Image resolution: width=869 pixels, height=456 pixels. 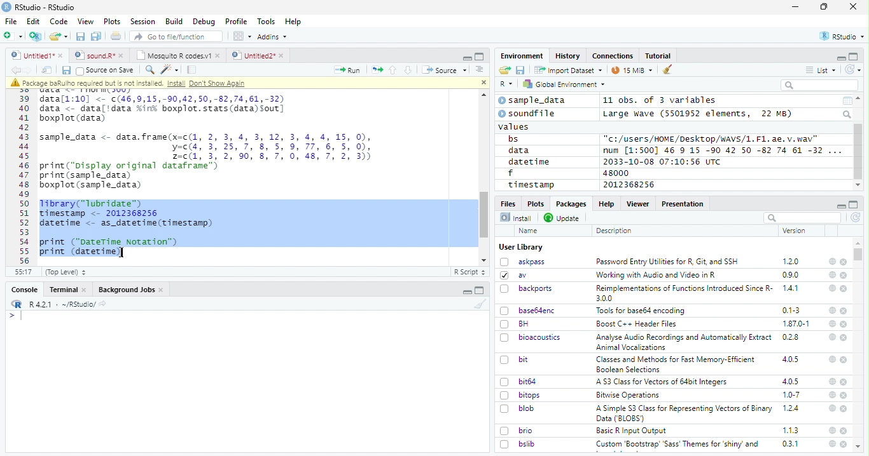 I want to click on help, so click(x=832, y=430).